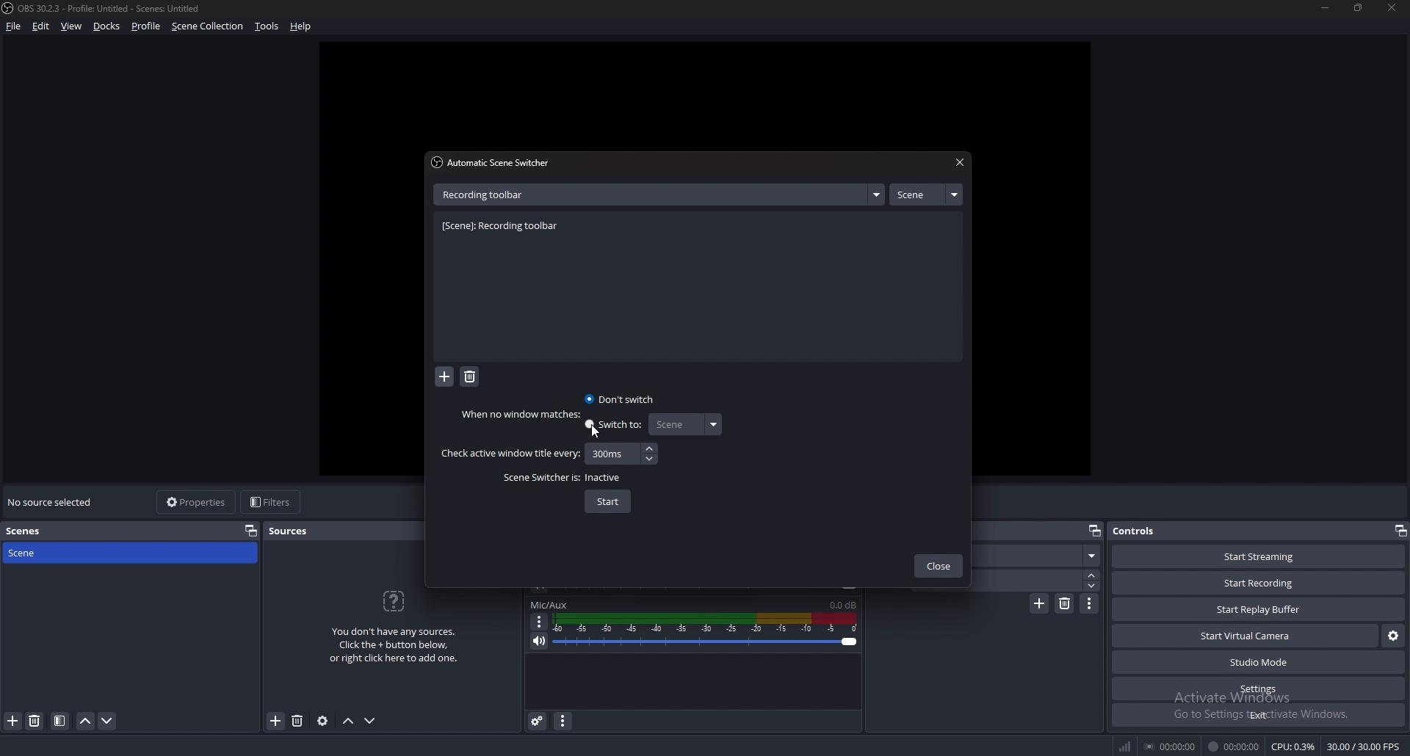 Image resolution: width=1410 pixels, height=756 pixels. I want to click on automatic scene switcher, so click(494, 162).